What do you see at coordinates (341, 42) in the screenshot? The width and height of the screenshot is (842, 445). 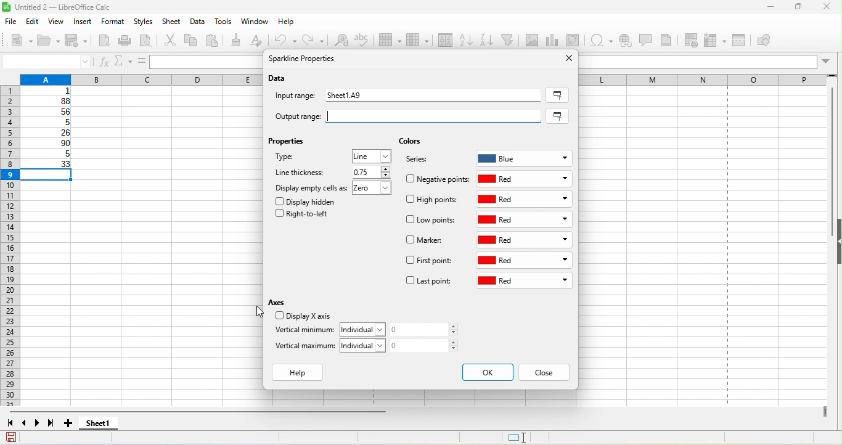 I see `find and replace` at bounding box center [341, 42].